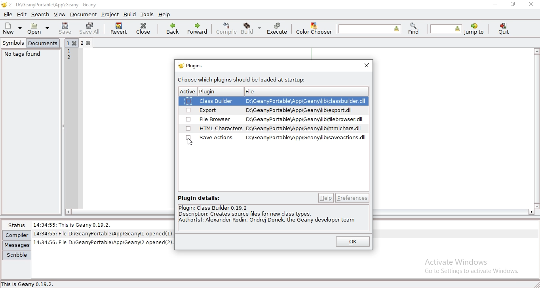  Describe the element at coordinates (495, 4) in the screenshot. I see `minimize` at that location.